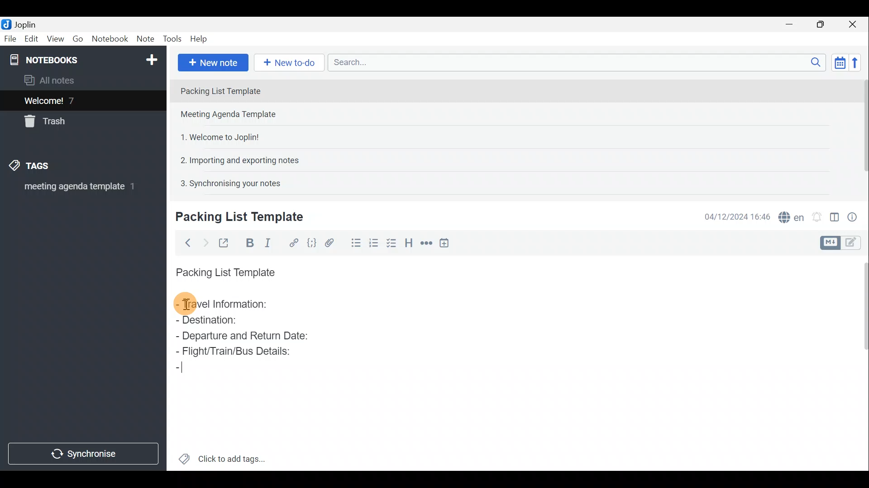 Image resolution: width=869 pixels, height=488 pixels. What do you see at coordinates (855, 216) in the screenshot?
I see `Note properties` at bounding box center [855, 216].